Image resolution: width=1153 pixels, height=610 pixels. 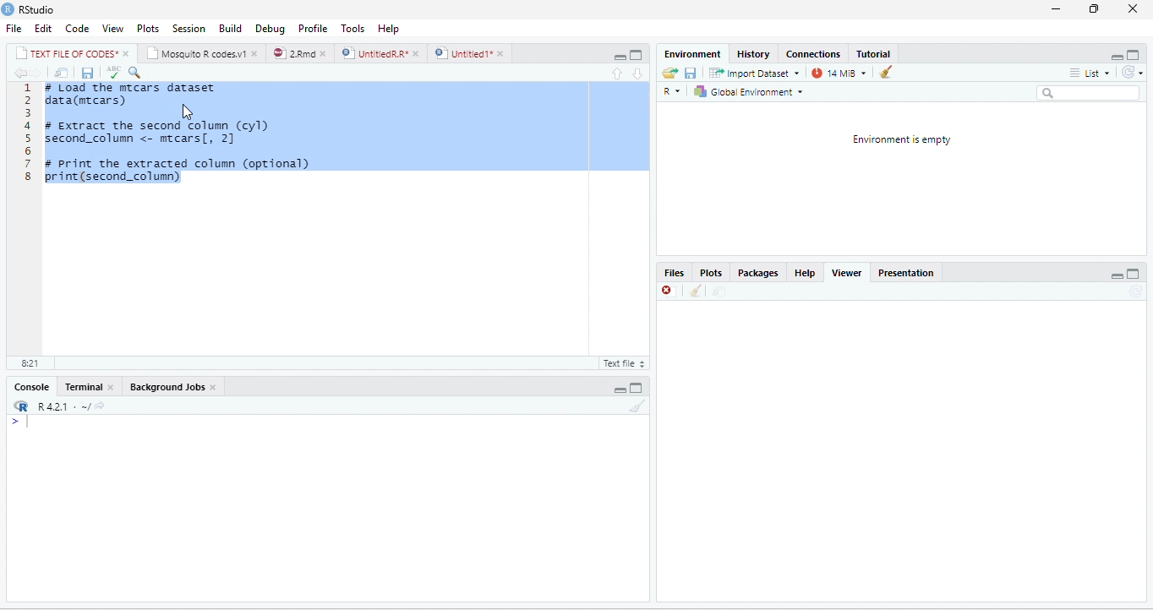 I want to click on  Import Dataset , so click(x=755, y=73).